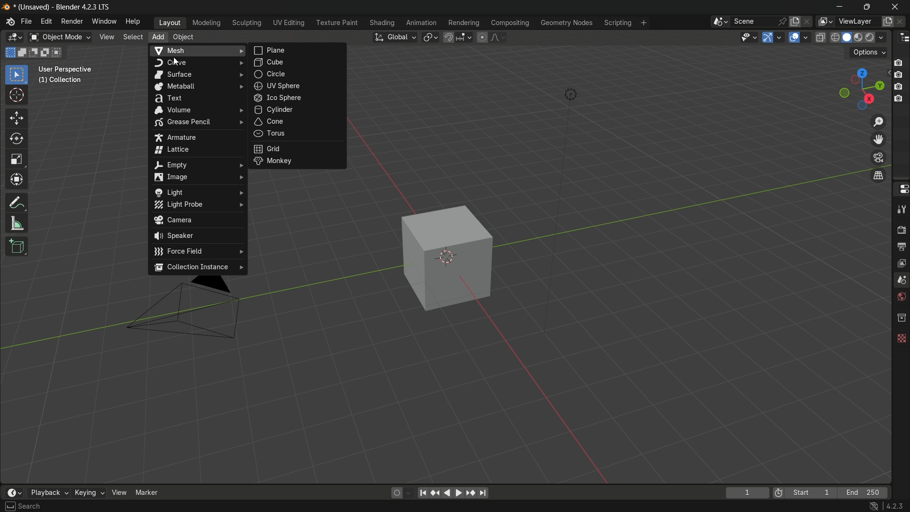 The width and height of the screenshot is (910, 512). Describe the element at coordinates (289, 23) in the screenshot. I see `uv editing menu` at that location.